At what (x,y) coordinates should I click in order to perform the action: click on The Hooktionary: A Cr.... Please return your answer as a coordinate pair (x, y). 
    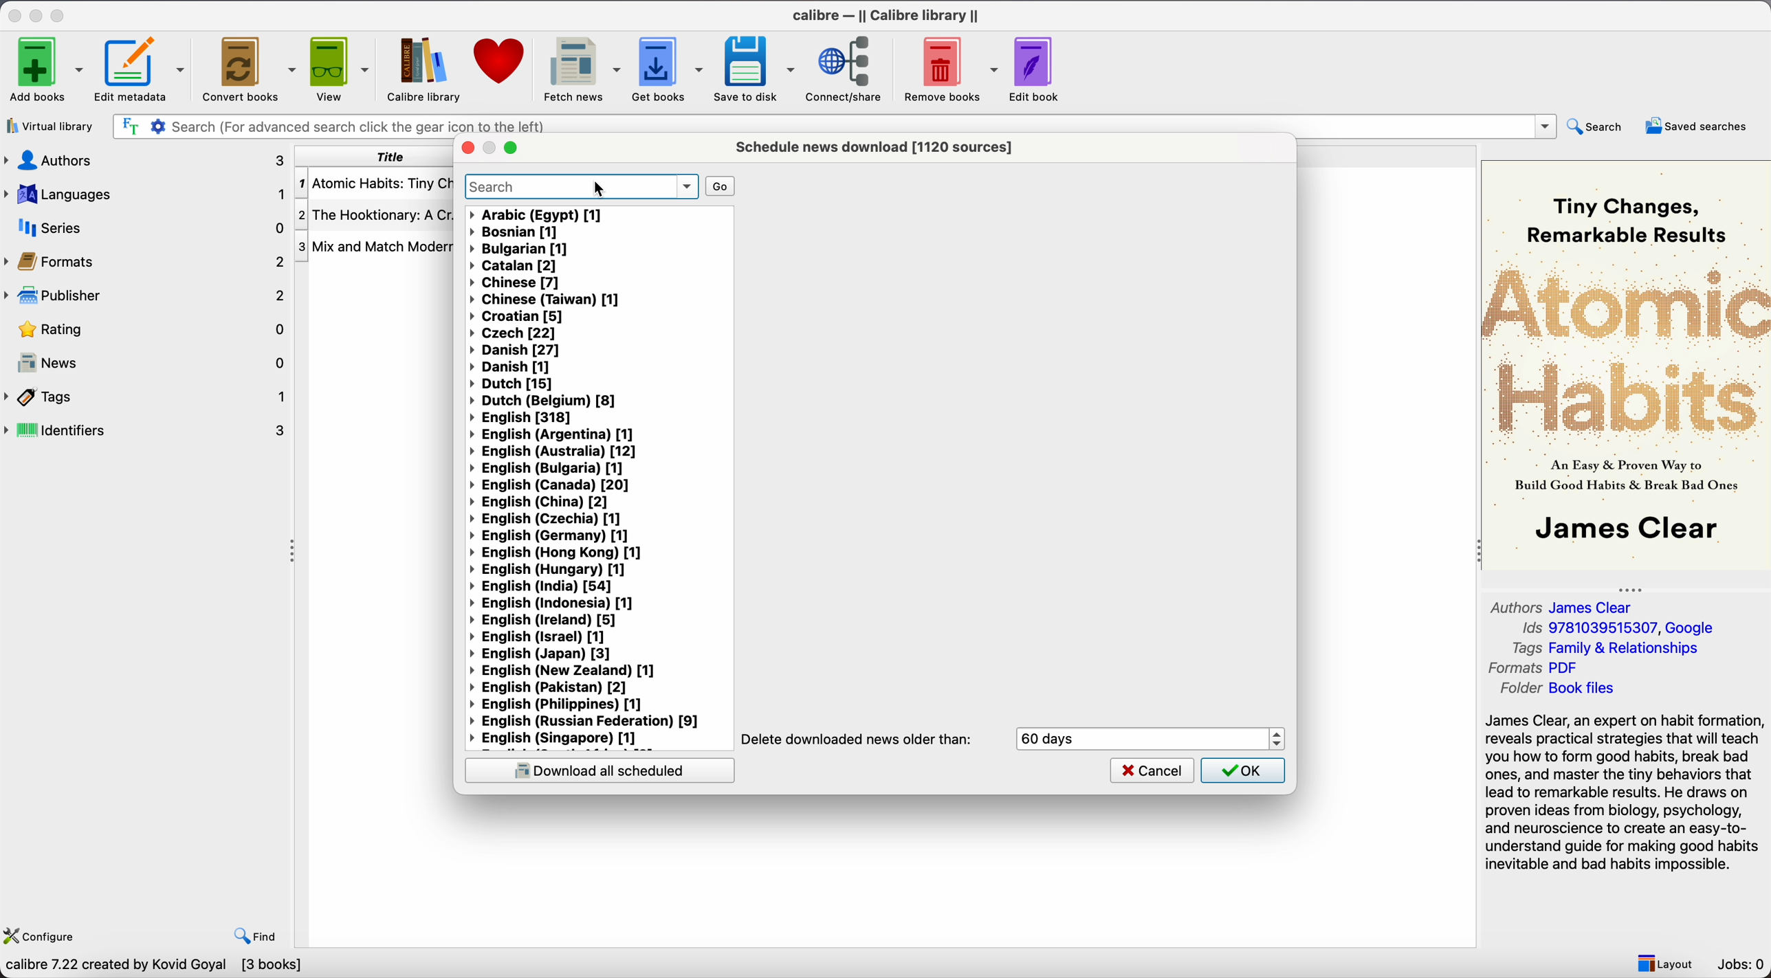
    Looking at the image, I should click on (375, 215).